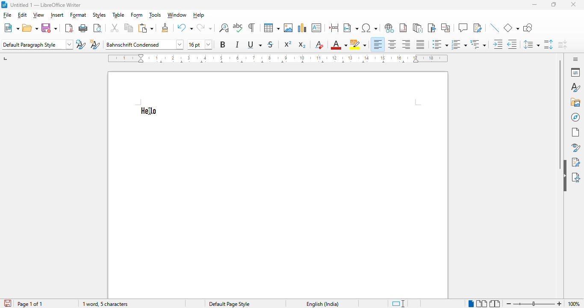 The image size is (584, 308). Describe the element at coordinates (223, 44) in the screenshot. I see `bold` at that location.